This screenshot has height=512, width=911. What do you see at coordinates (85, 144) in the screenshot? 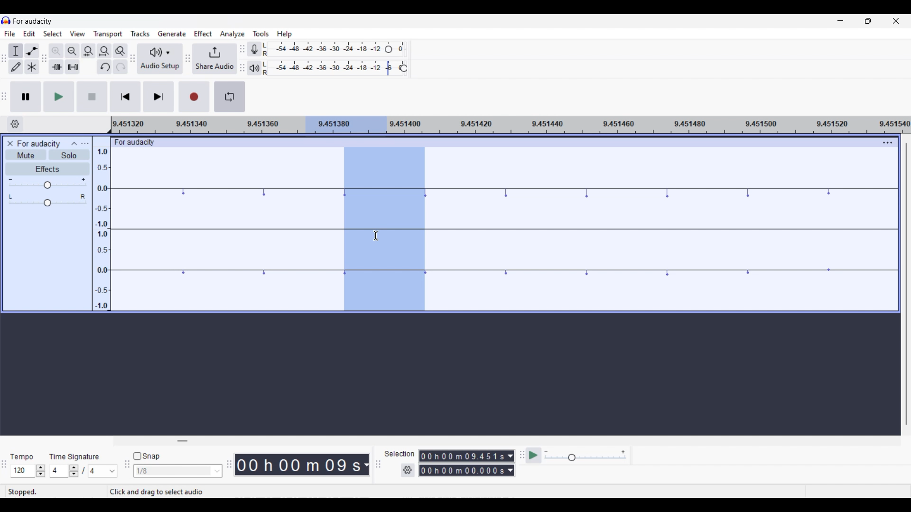
I see `Open menu` at bounding box center [85, 144].